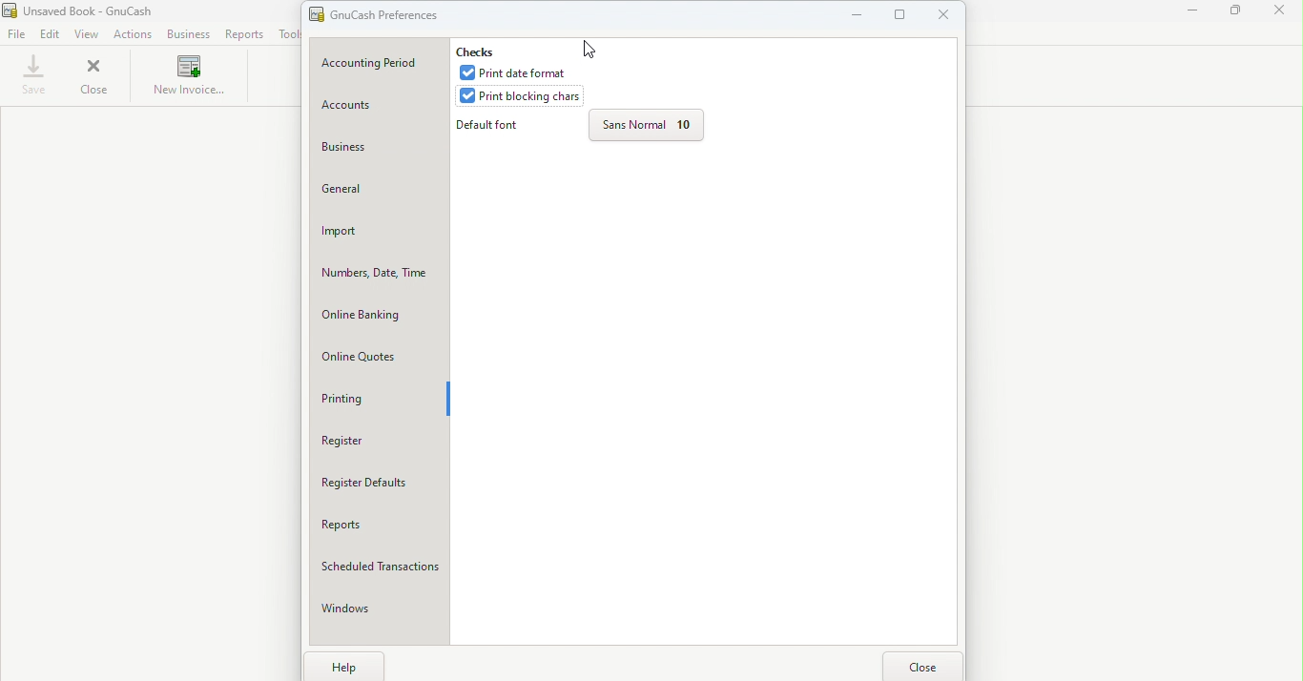 The image size is (1303, 681). What do you see at coordinates (487, 50) in the screenshot?
I see `Checks` at bounding box center [487, 50].